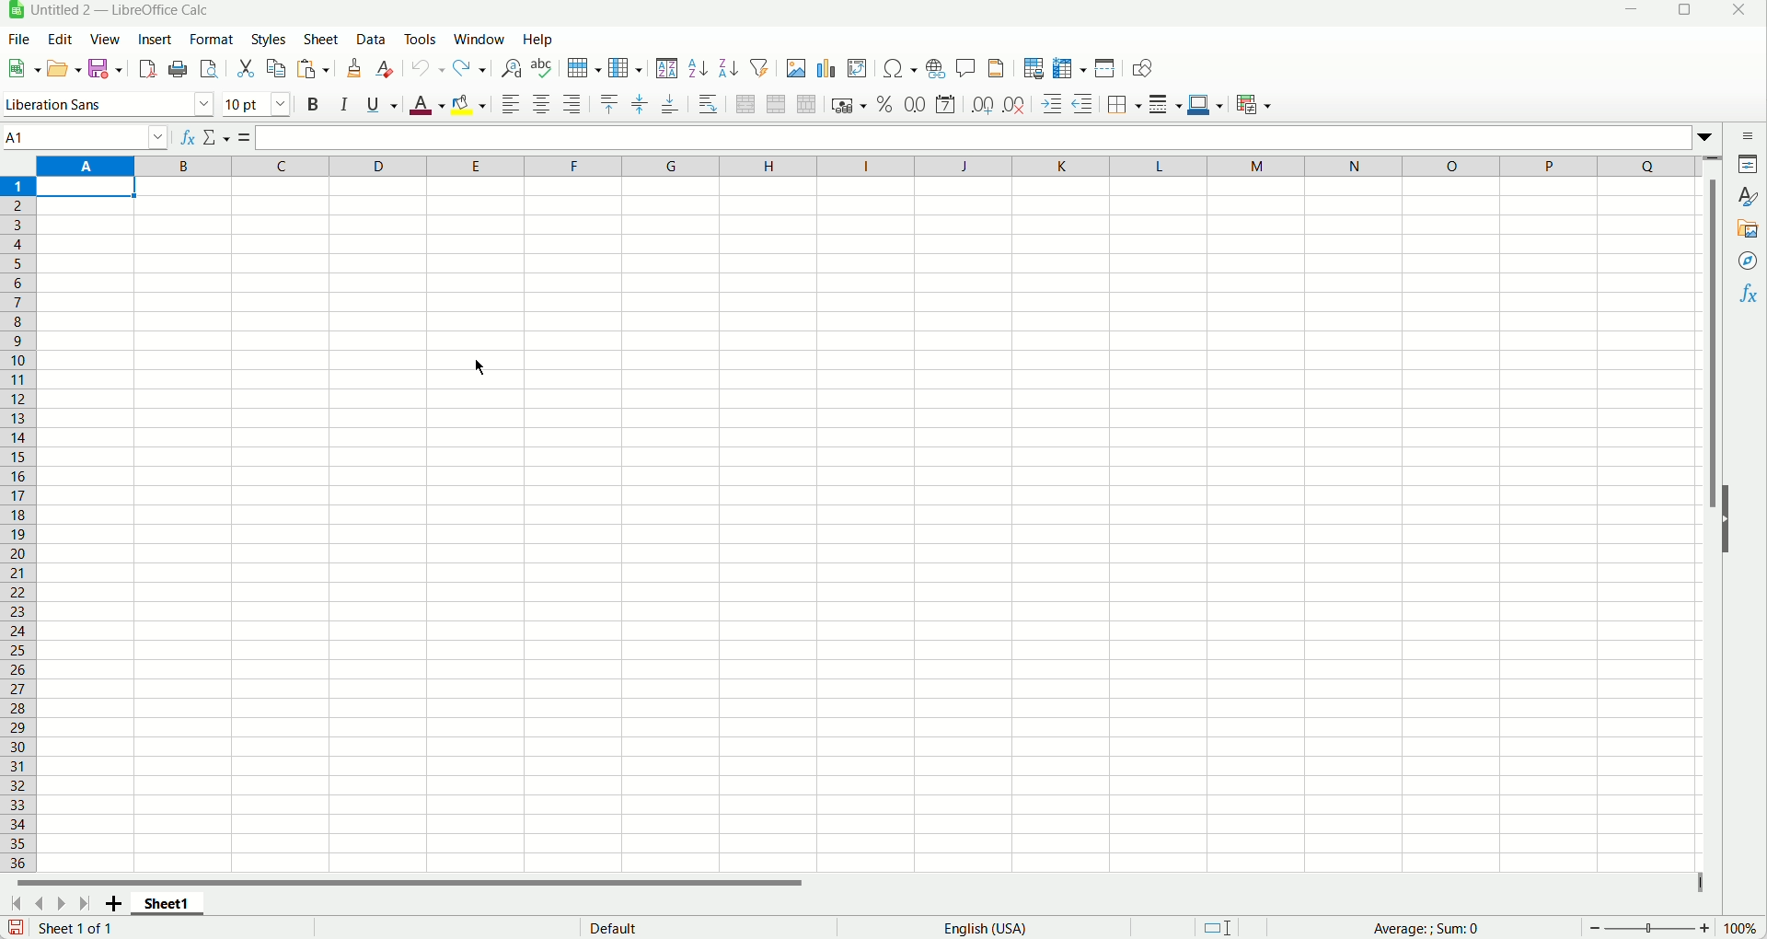  What do you see at coordinates (168, 906) in the screenshot?
I see `Sheet 1` at bounding box center [168, 906].